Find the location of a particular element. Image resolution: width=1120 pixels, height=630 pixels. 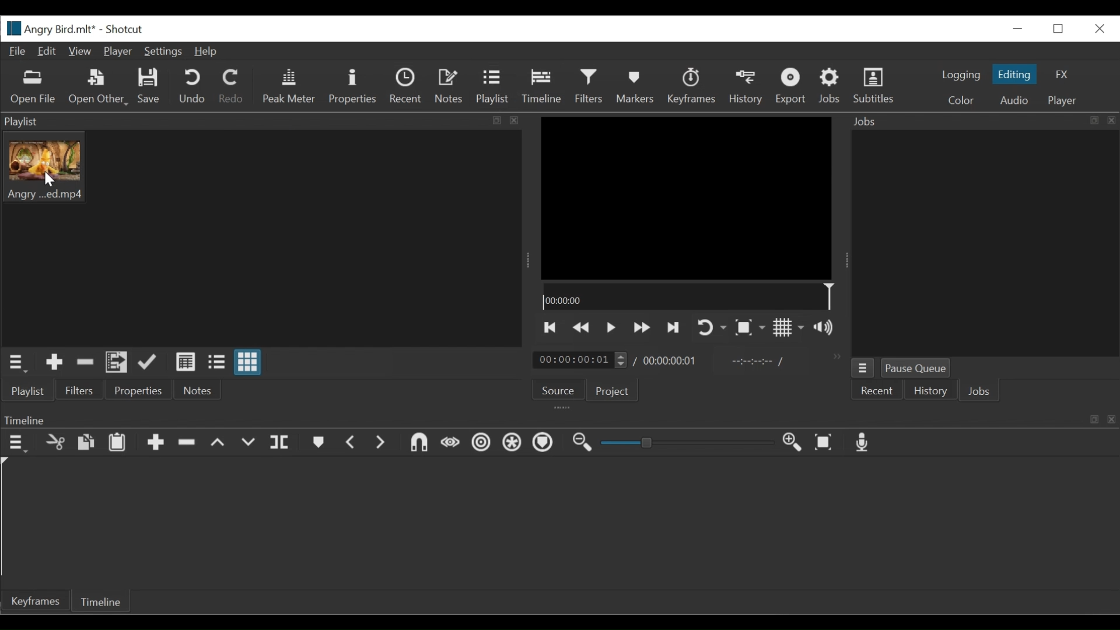

Settings is located at coordinates (164, 52).